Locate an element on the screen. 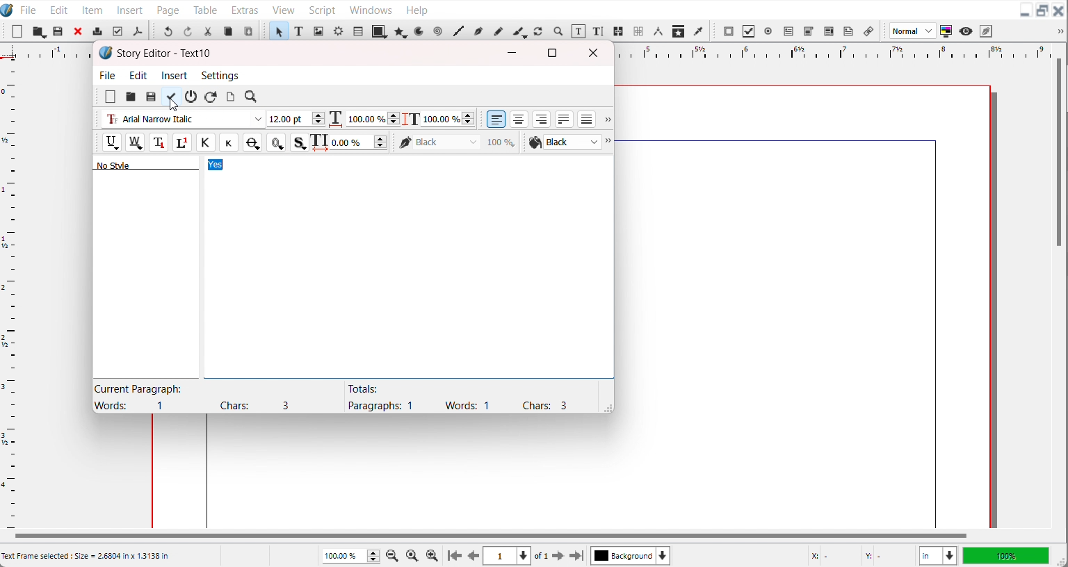 This screenshot has height=567, width=1068. PDF radio button is located at coordinates (768, 31).